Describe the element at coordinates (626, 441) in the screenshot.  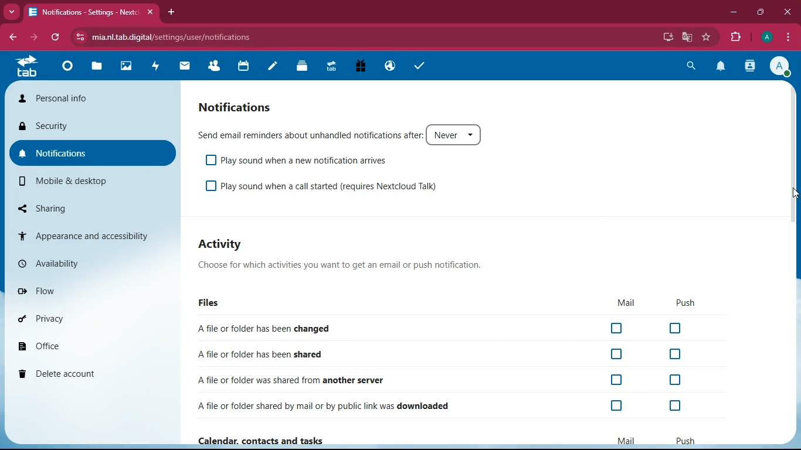
I see `Mail` at that location.